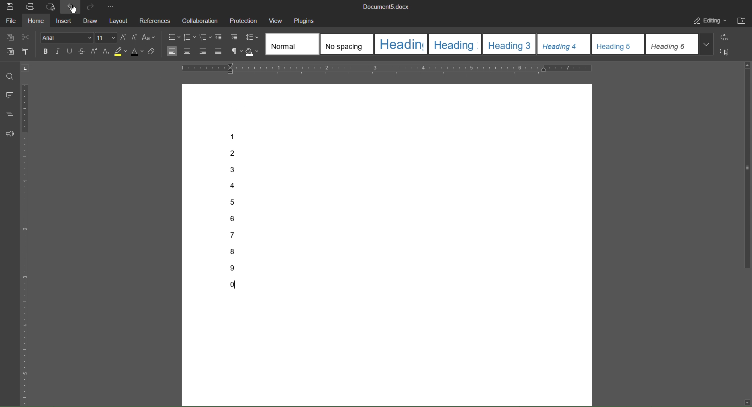 Image resolution: width=752 pixels, height=407 pixels. Describe the element at coordinates (37, 21) in the screenshot. I see `Home` at that location.